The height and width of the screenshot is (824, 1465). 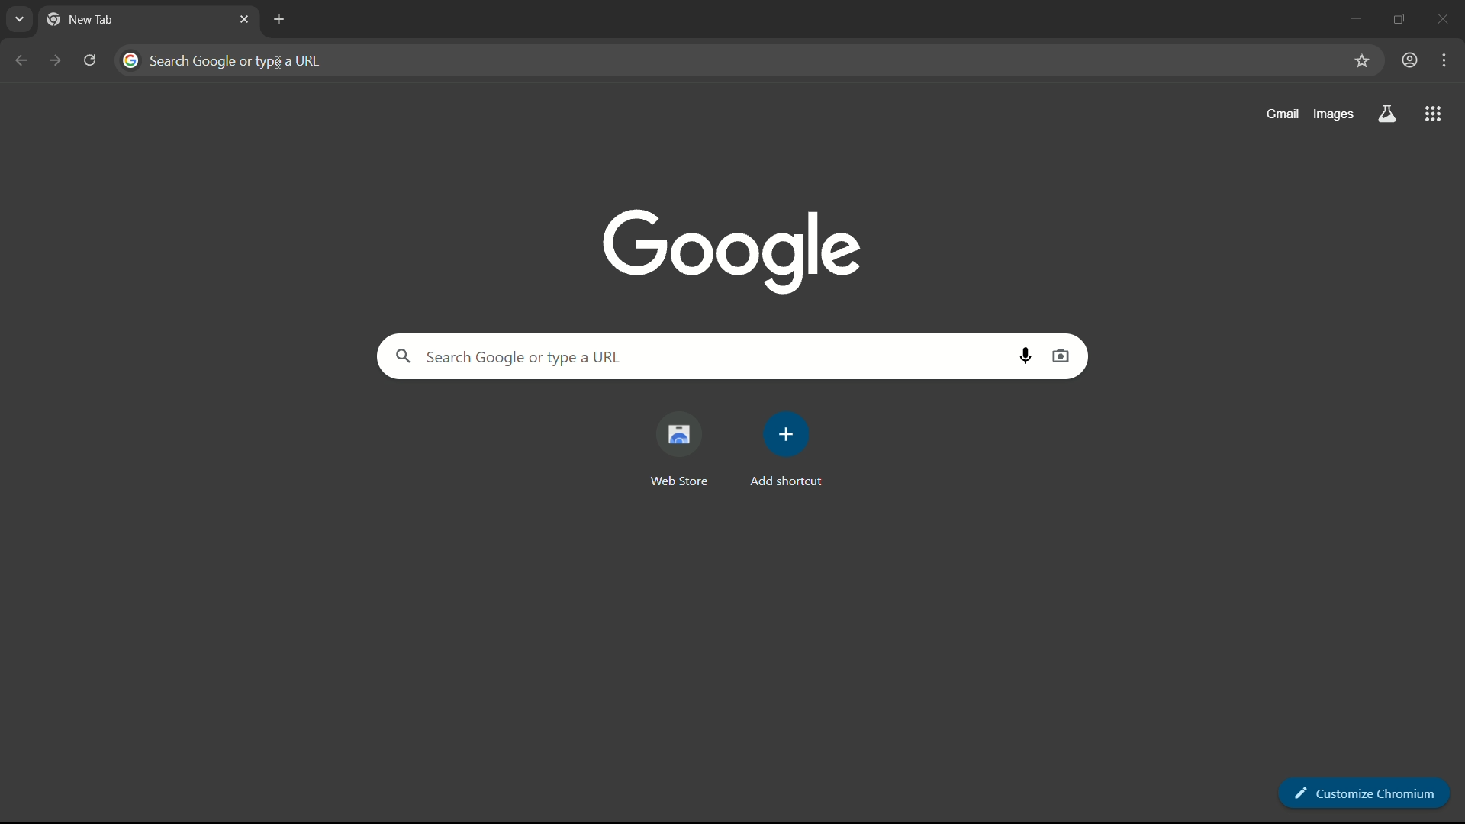 I want to click on add shortcut, so click(x=788, y=450).